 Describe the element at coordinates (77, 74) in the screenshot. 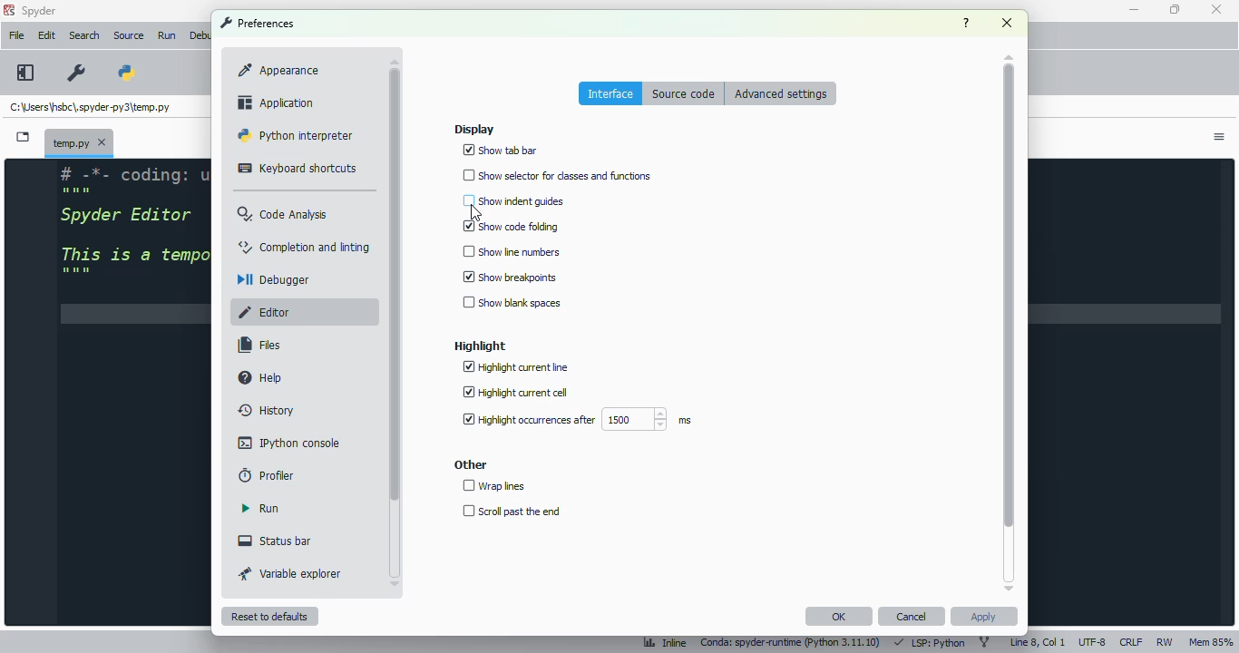

I see `preferences` at that location.